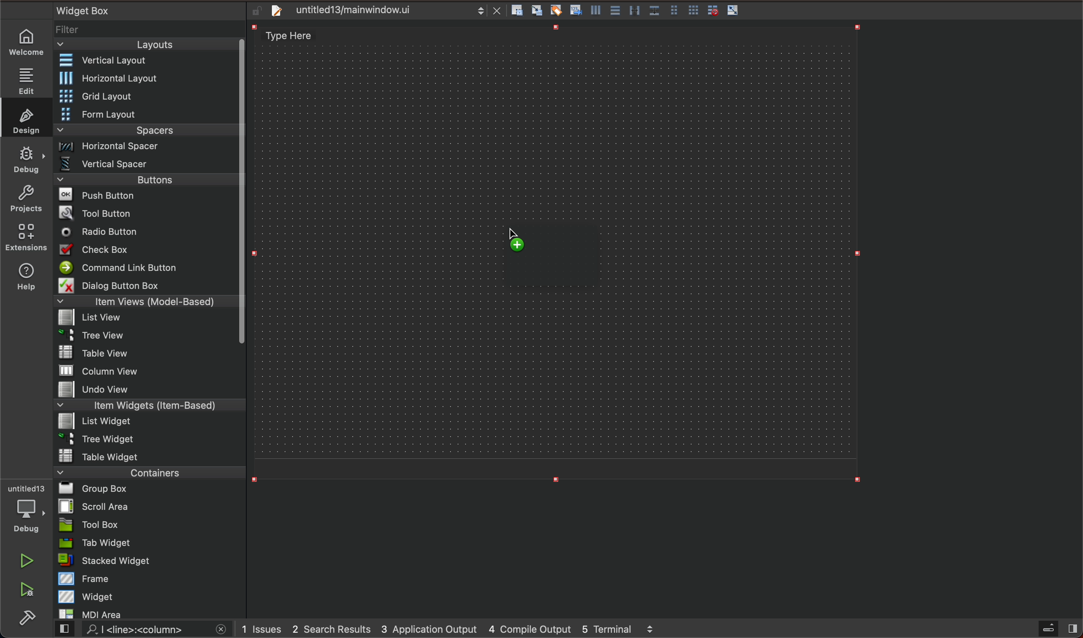  What do you see at coordinates (28, 589) in the screenshot?
I see `debug and run` at bounding box center [28, 589].